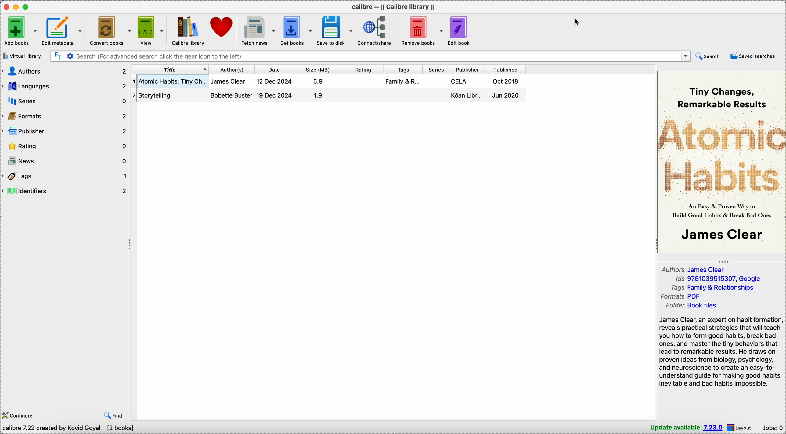 This screenshot has height=434, width=786. What do you see at coordinates (65, 191) in the screenshot?
I see `identifiers` at bounding box center [65, 191].